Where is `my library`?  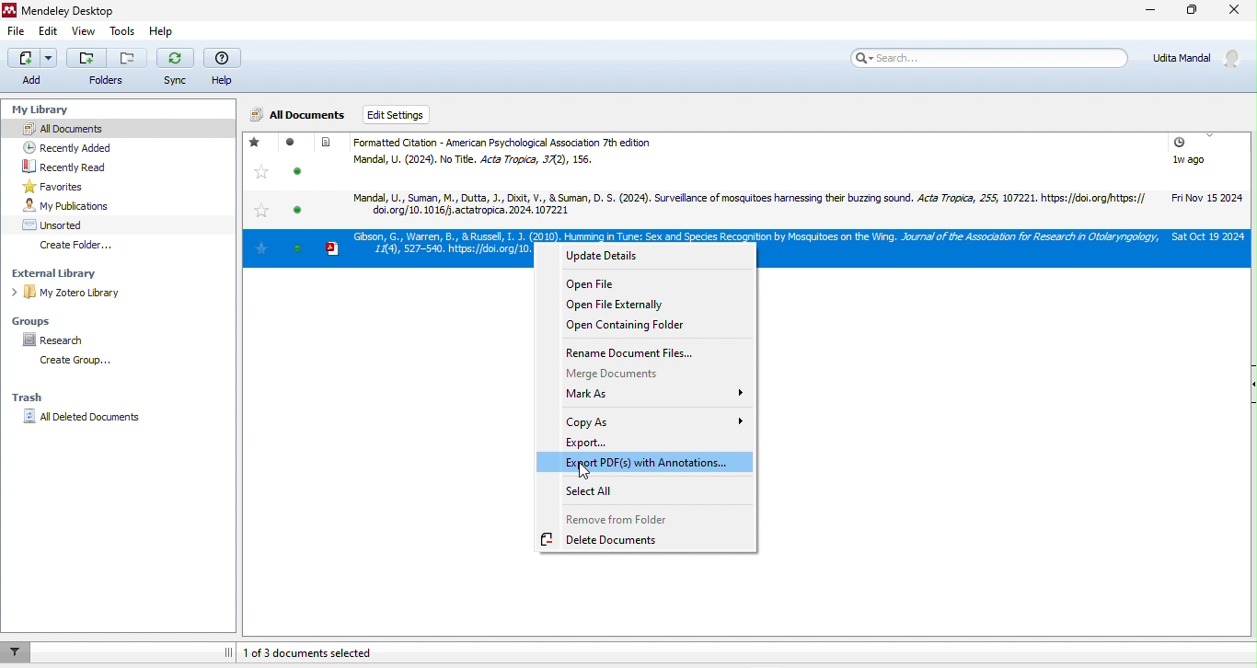 my library is located at coordinates (49, 110).